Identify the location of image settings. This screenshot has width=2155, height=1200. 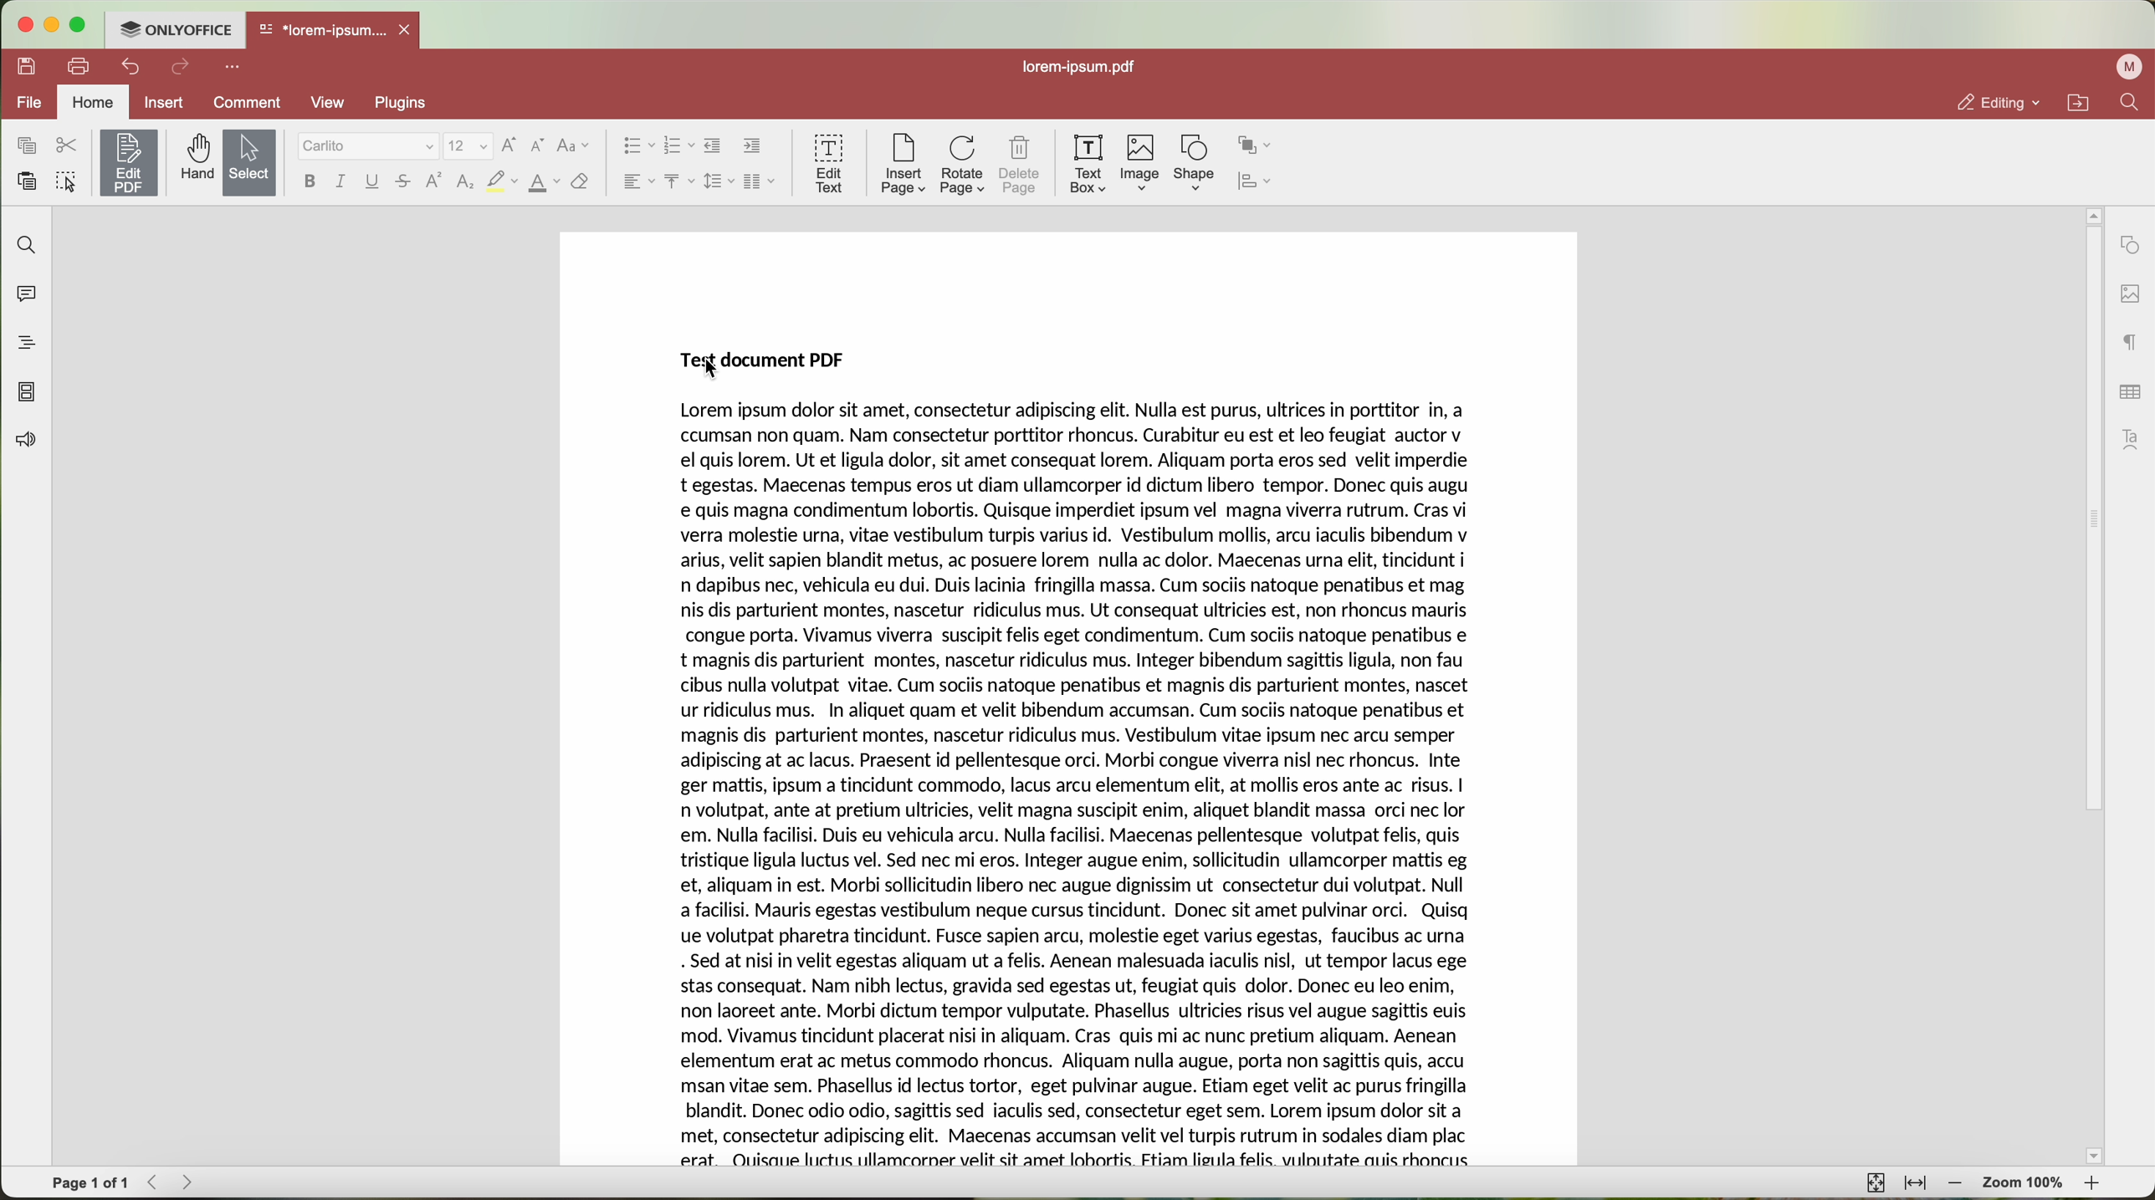
(2129, 293).